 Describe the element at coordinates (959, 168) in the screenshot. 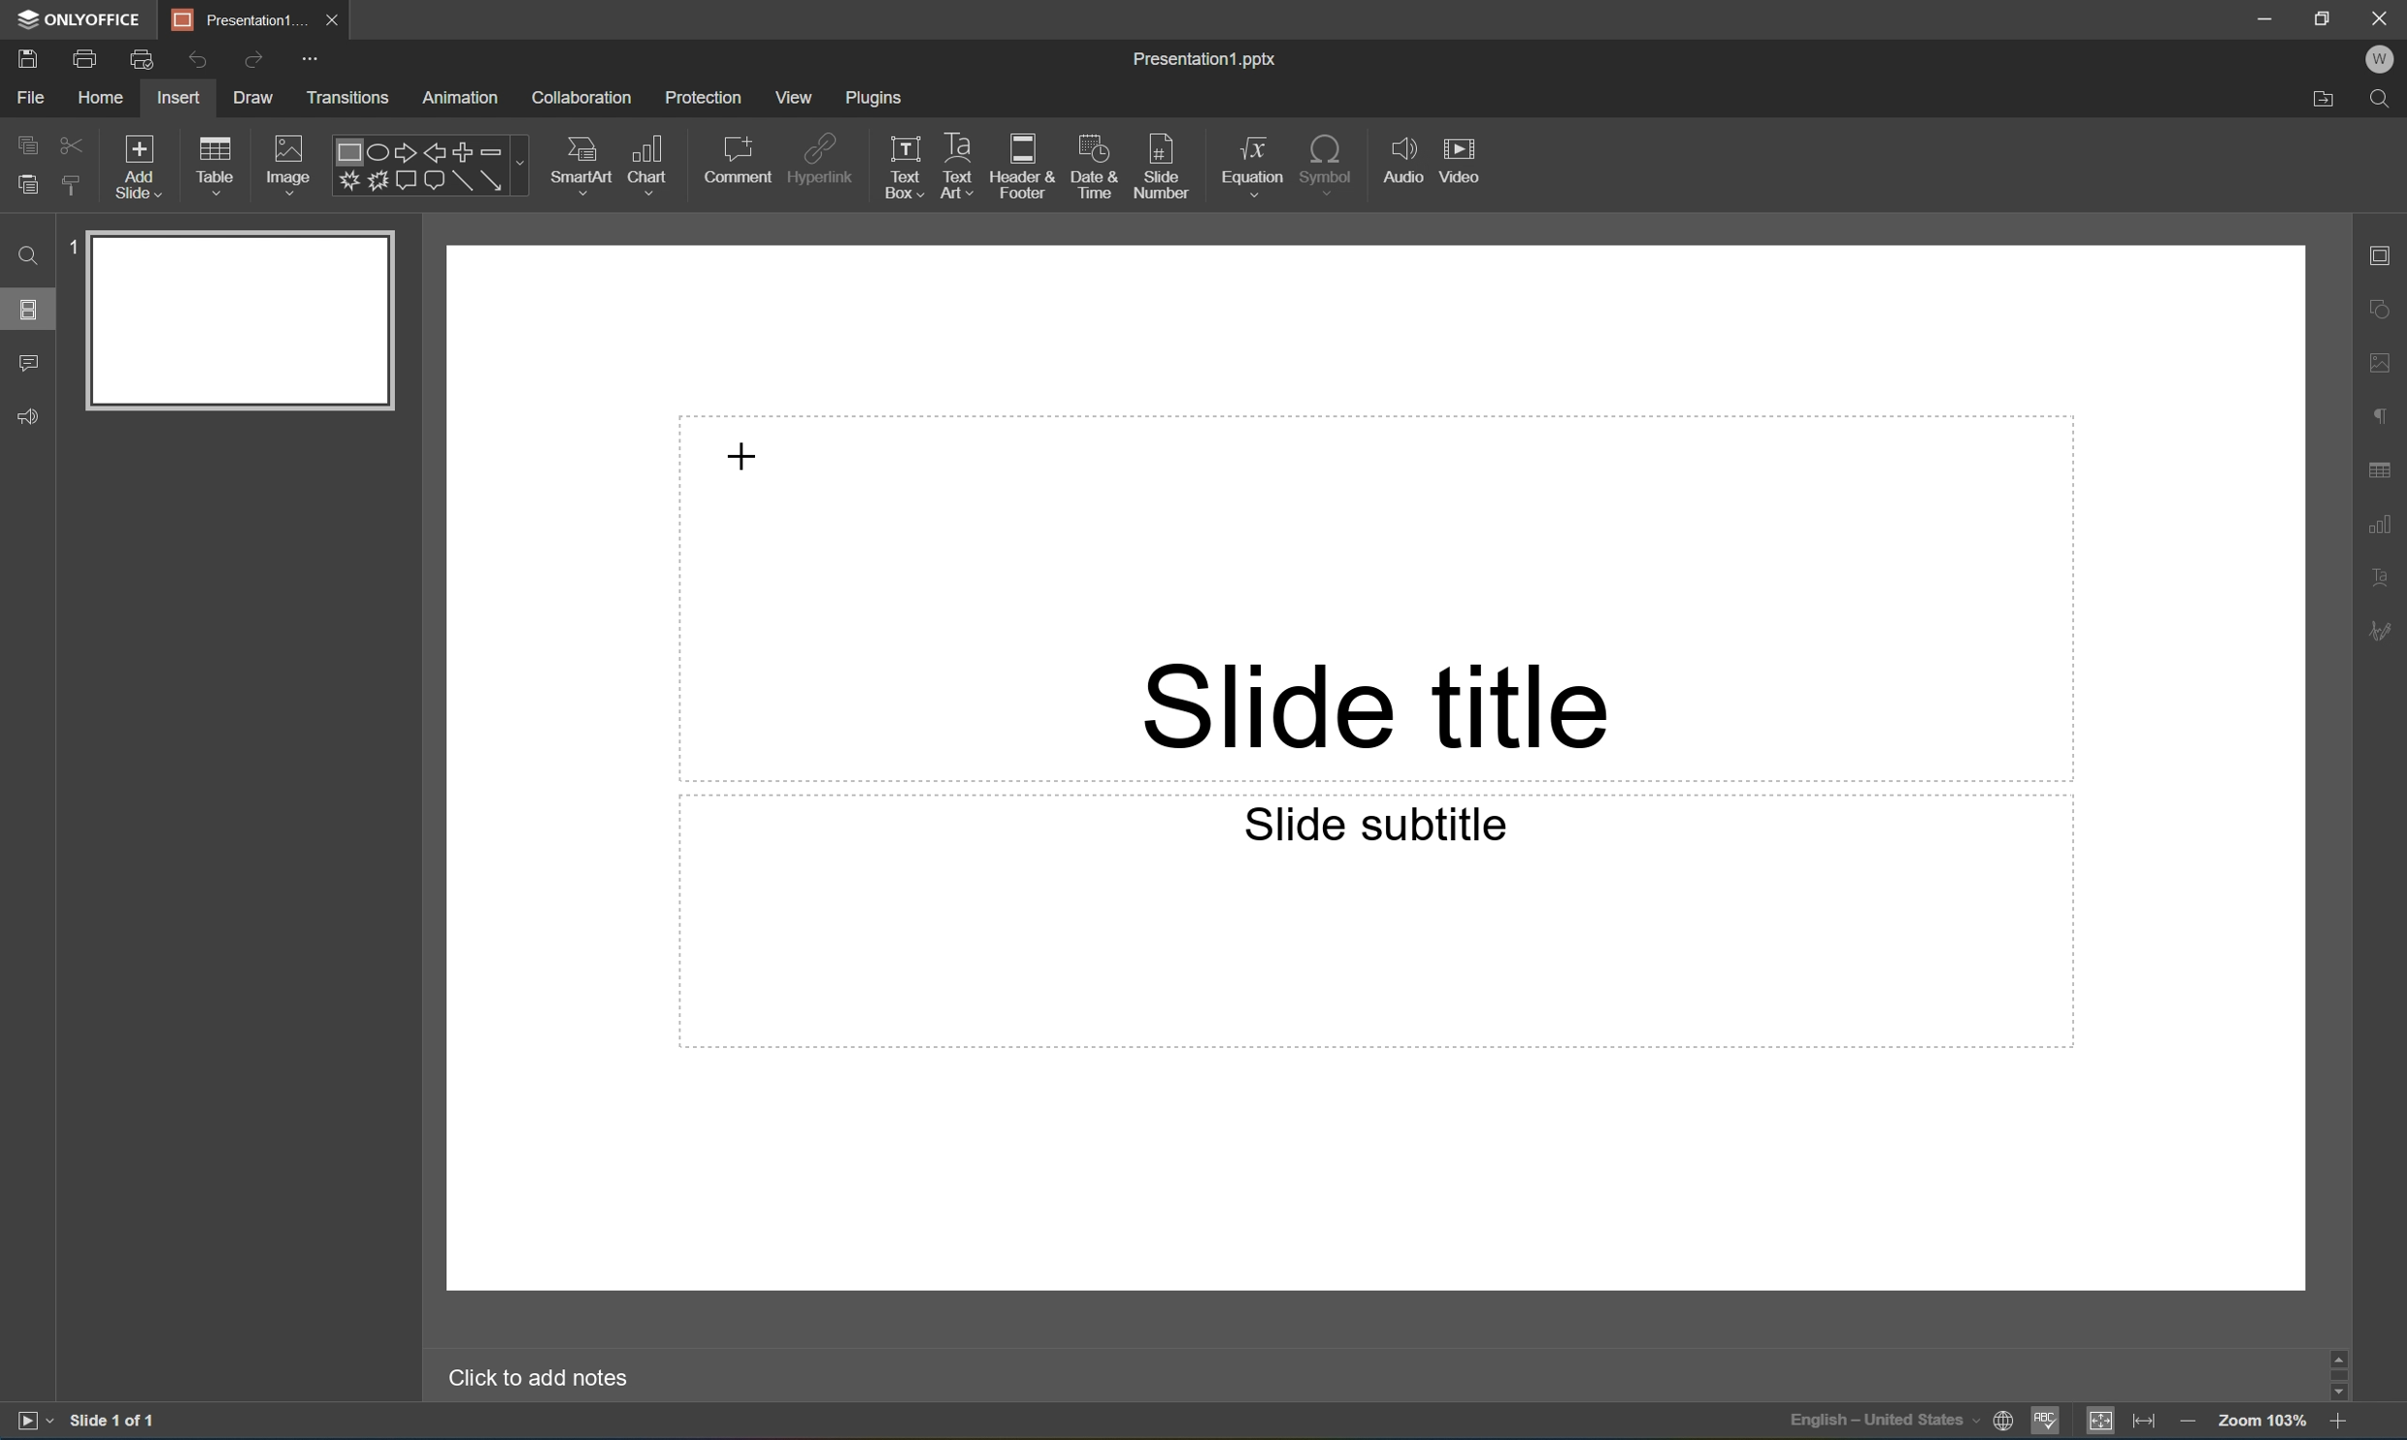

I see `Text Art` at that location.